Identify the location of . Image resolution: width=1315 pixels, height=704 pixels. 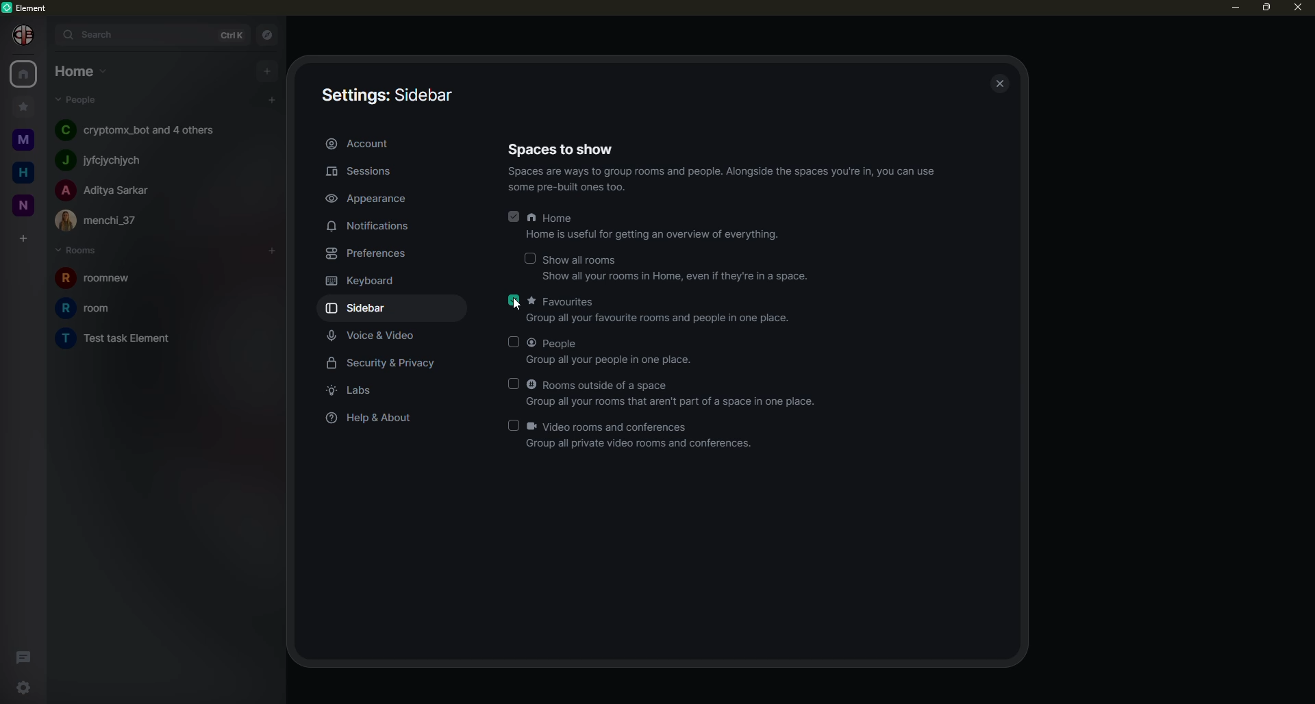
(25, 36).